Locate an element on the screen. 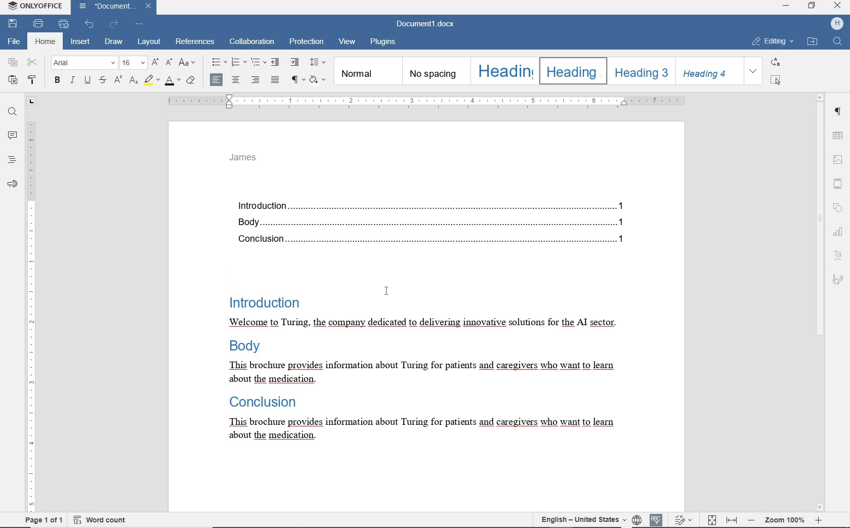  MINIMIZE is located at coordinates (786, 7).